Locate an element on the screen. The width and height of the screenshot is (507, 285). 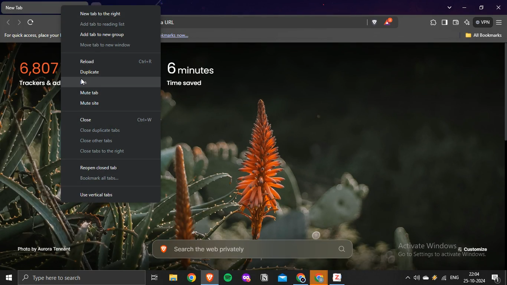
google chrome is located at coordinates (320, 278).